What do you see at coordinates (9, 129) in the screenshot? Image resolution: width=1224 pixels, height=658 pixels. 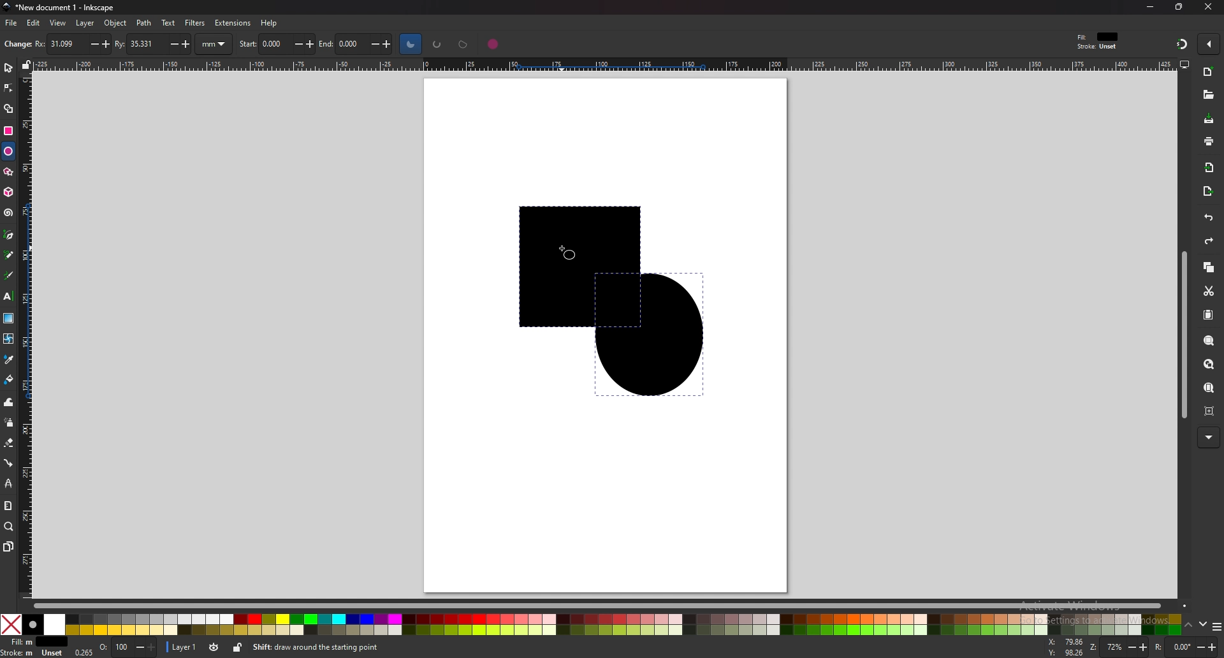 I see `rectangle` at bounding box center [9, 129].